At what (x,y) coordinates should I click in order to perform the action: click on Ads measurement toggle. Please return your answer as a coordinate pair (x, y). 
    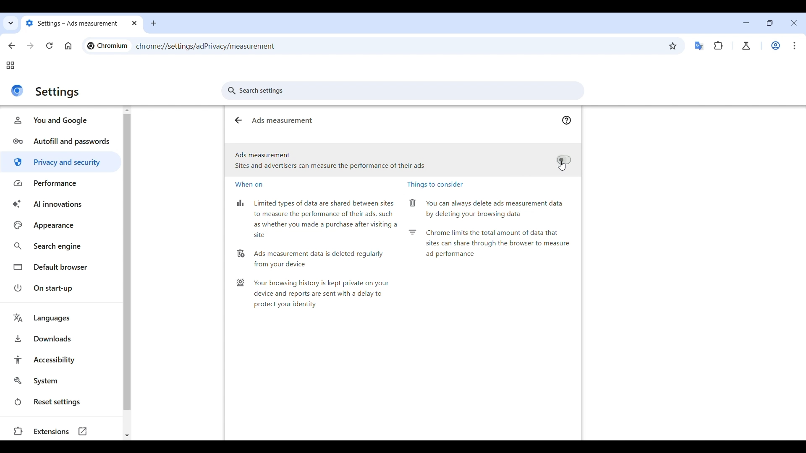
    Looking at the image, I should click on (403, 161).